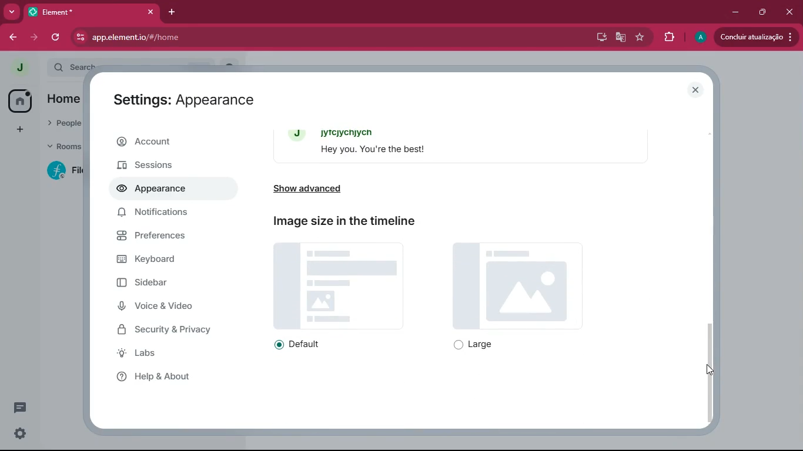  Describe the element at coordinates (11, 11) in the screenshot. I see `more` at that location.